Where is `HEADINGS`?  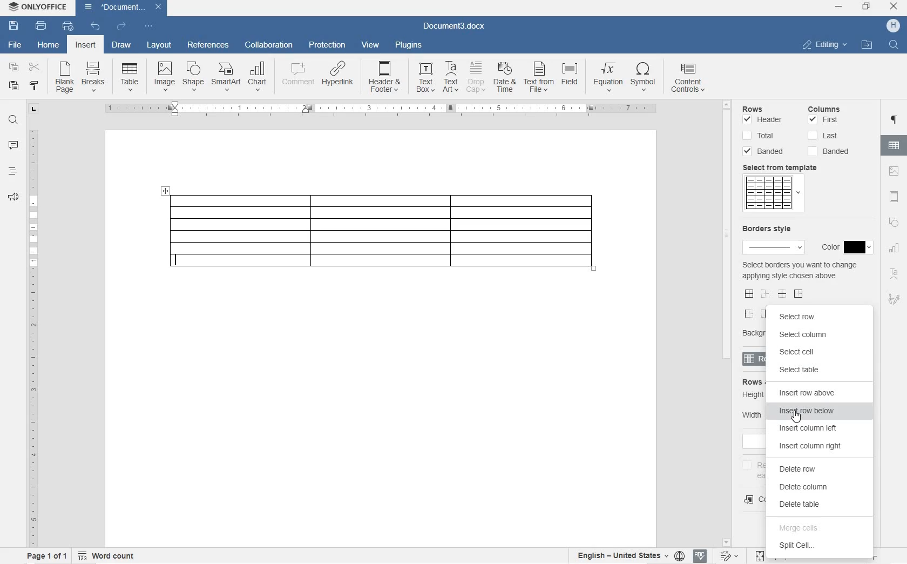 HEADINGS is located at coordinates (11, 172).